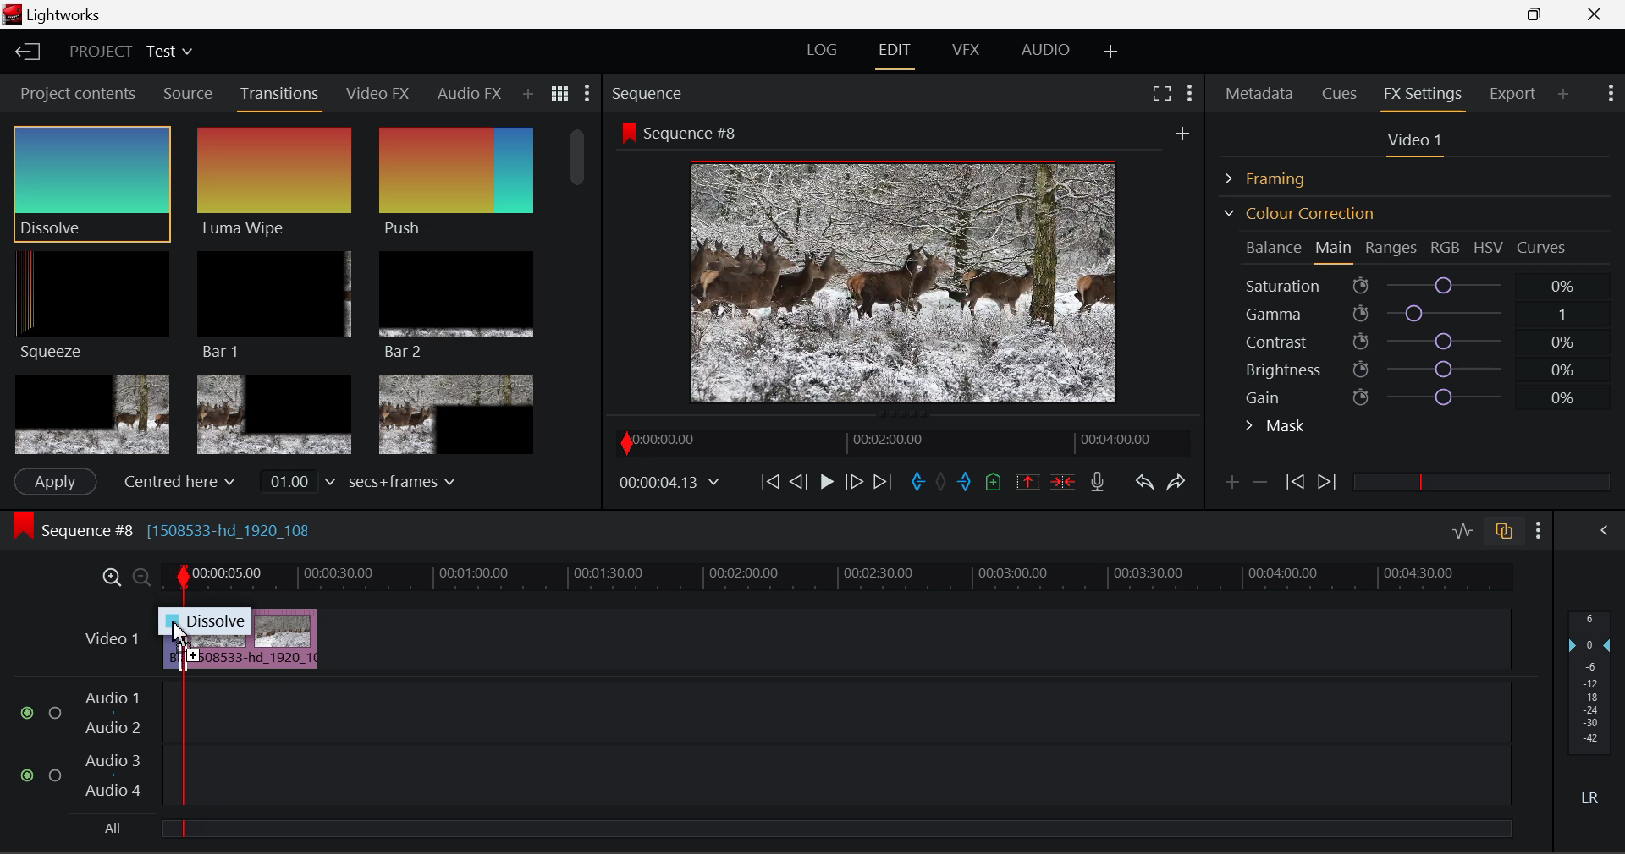  Describe the element at coordinates (140, 577) in the screenshot. I see `Timeline Zoom Out` at that location.